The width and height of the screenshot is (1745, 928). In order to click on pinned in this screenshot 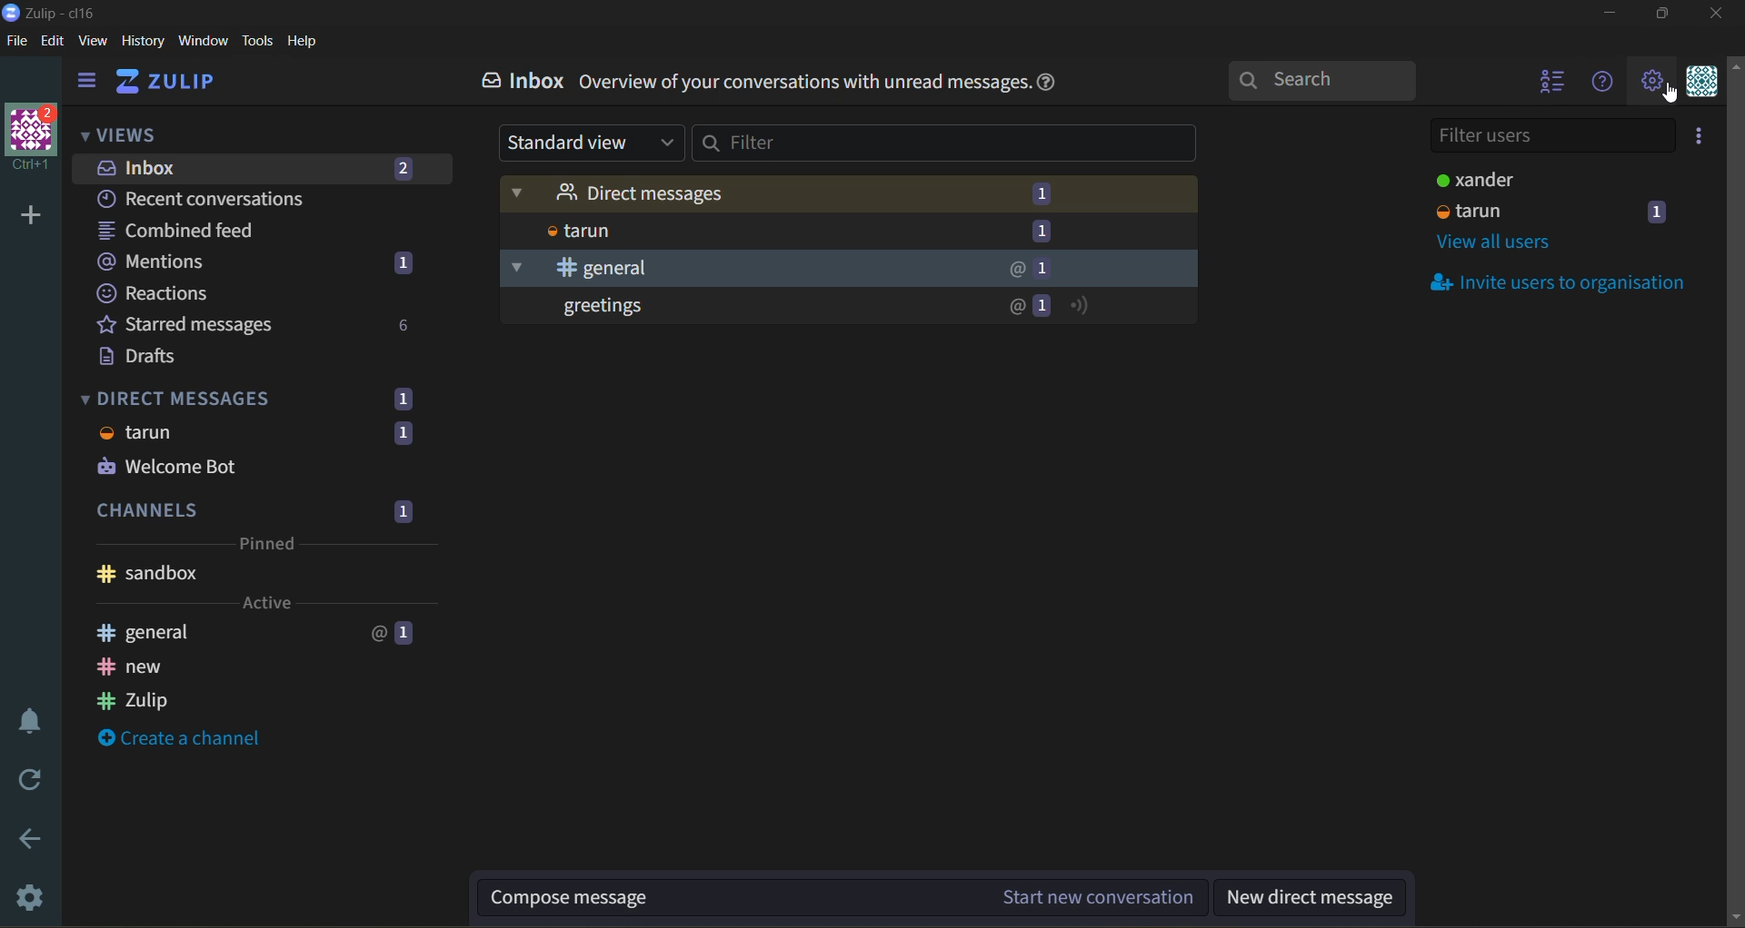, I will do `click(265, 545)`.